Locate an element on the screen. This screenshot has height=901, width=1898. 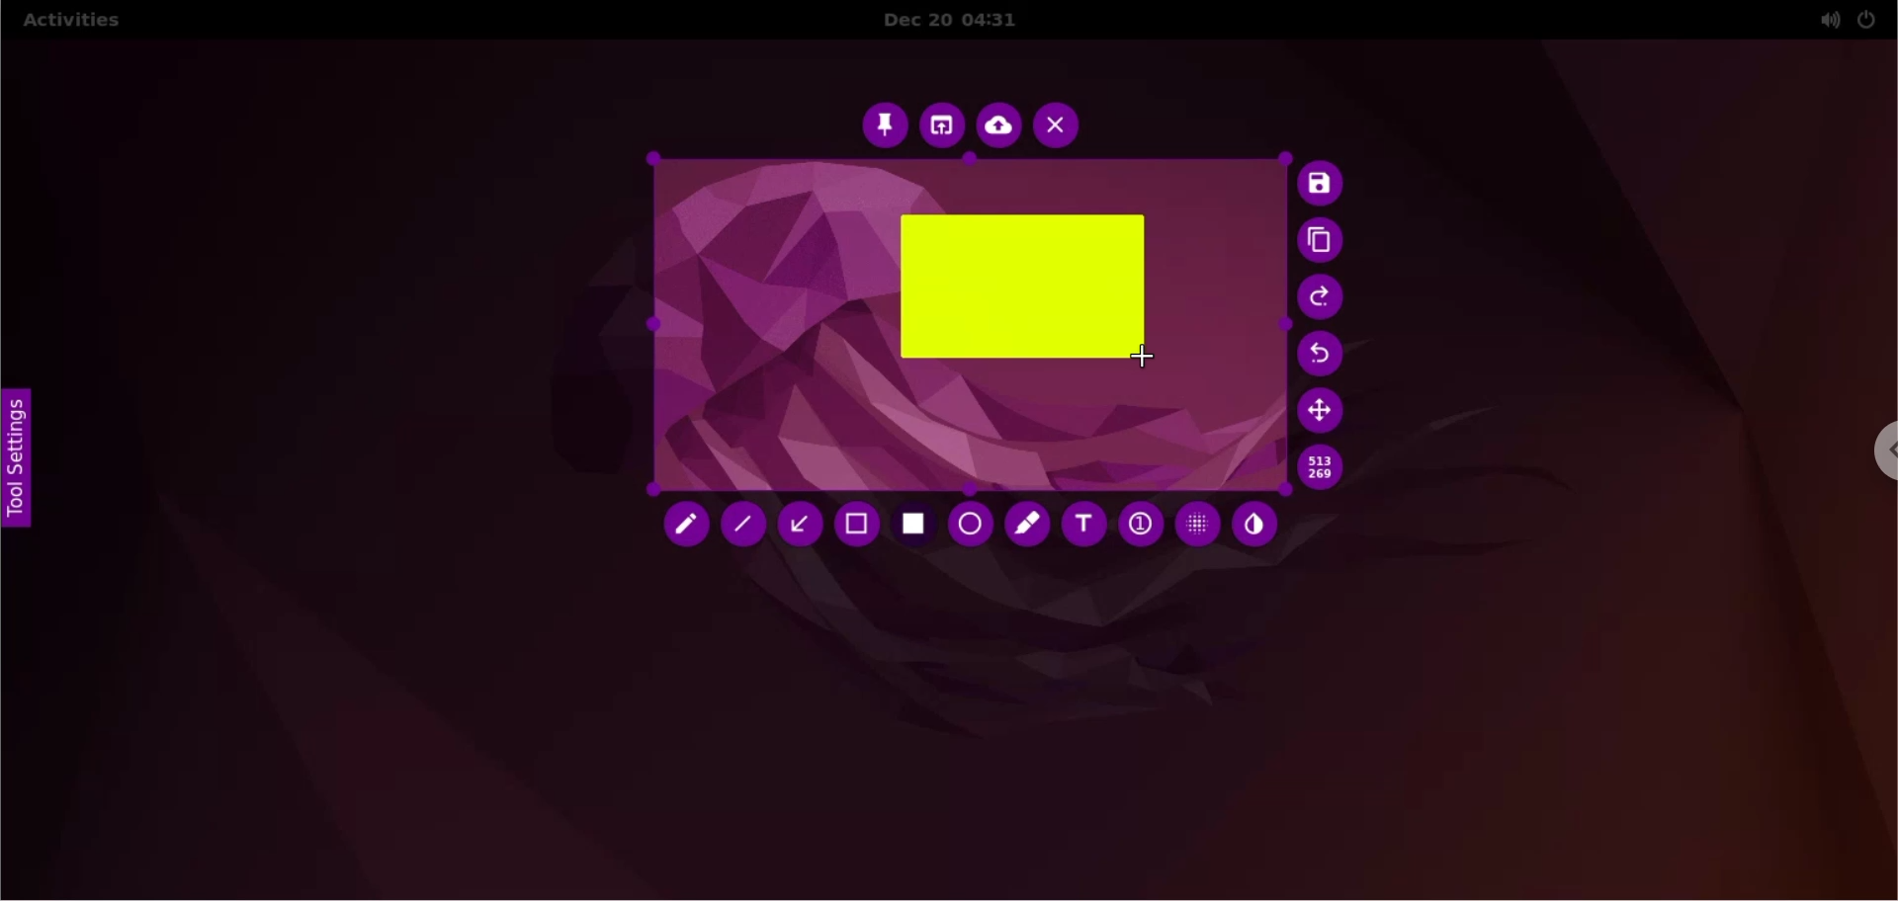
copy to clipboard is located at coordinates (1325, 242).